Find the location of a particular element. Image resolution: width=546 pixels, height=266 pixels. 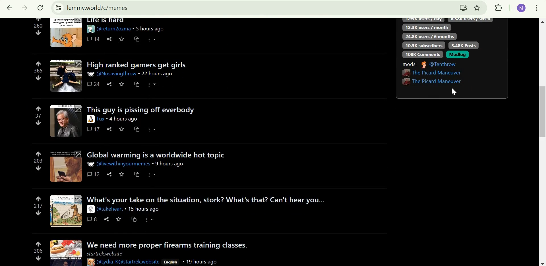

User Ids is located at coordinates (129, 261).